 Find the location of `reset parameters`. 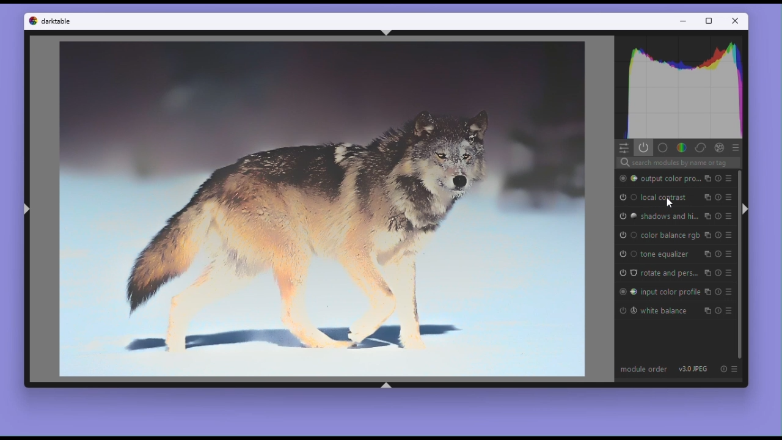

reset parameters is located at coordinates (717, 235).